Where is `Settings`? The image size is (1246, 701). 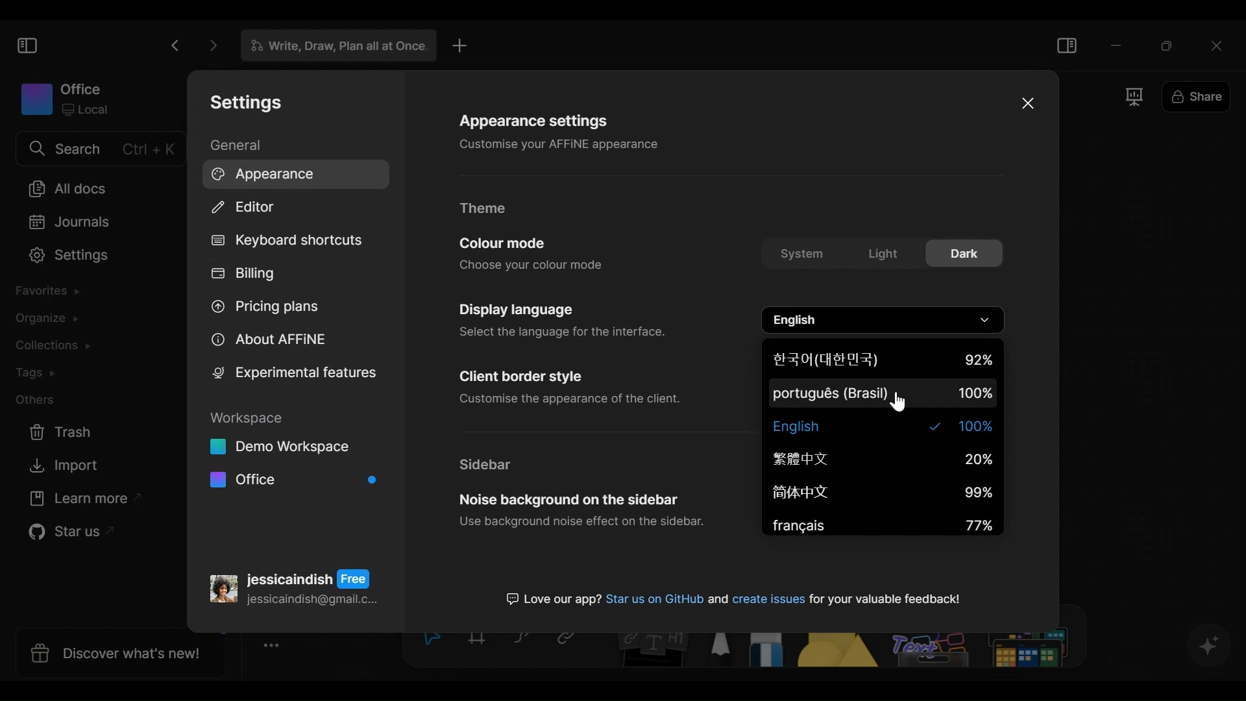
Settings is located at coordinates (243, 103).